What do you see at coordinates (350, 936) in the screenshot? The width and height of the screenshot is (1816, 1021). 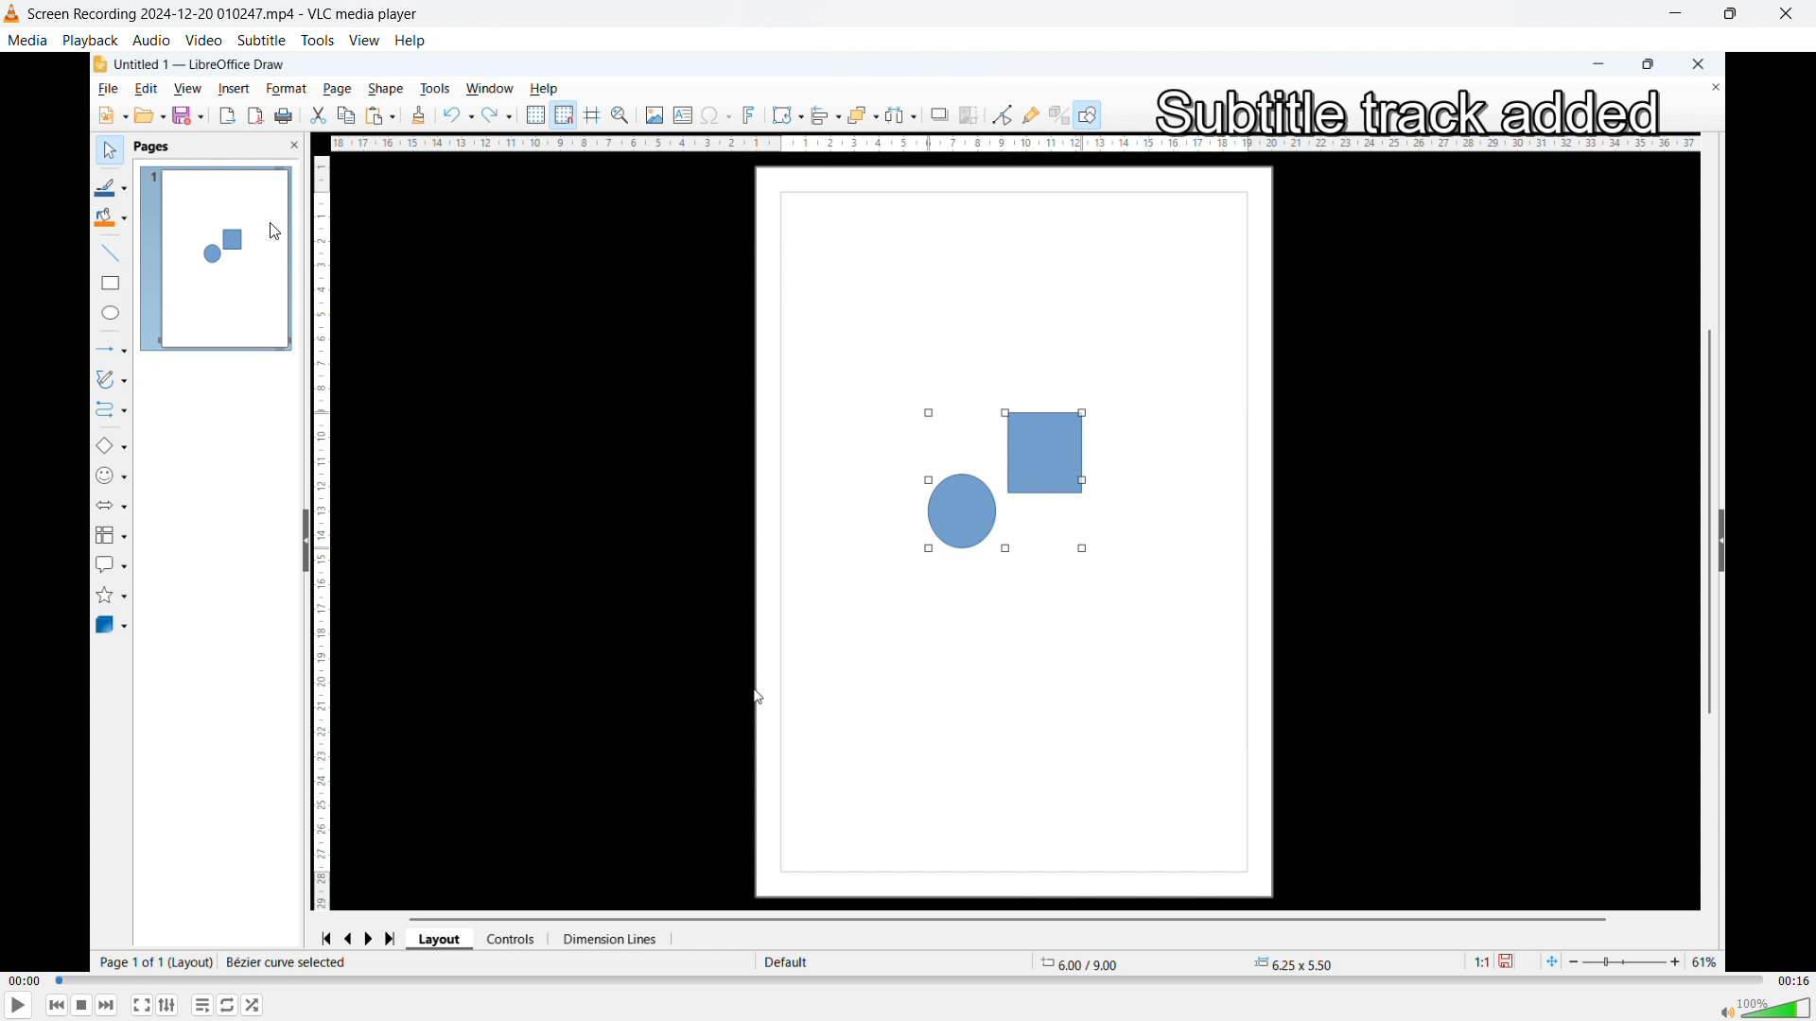 I see `previous page` at bounding box center [350, 936].